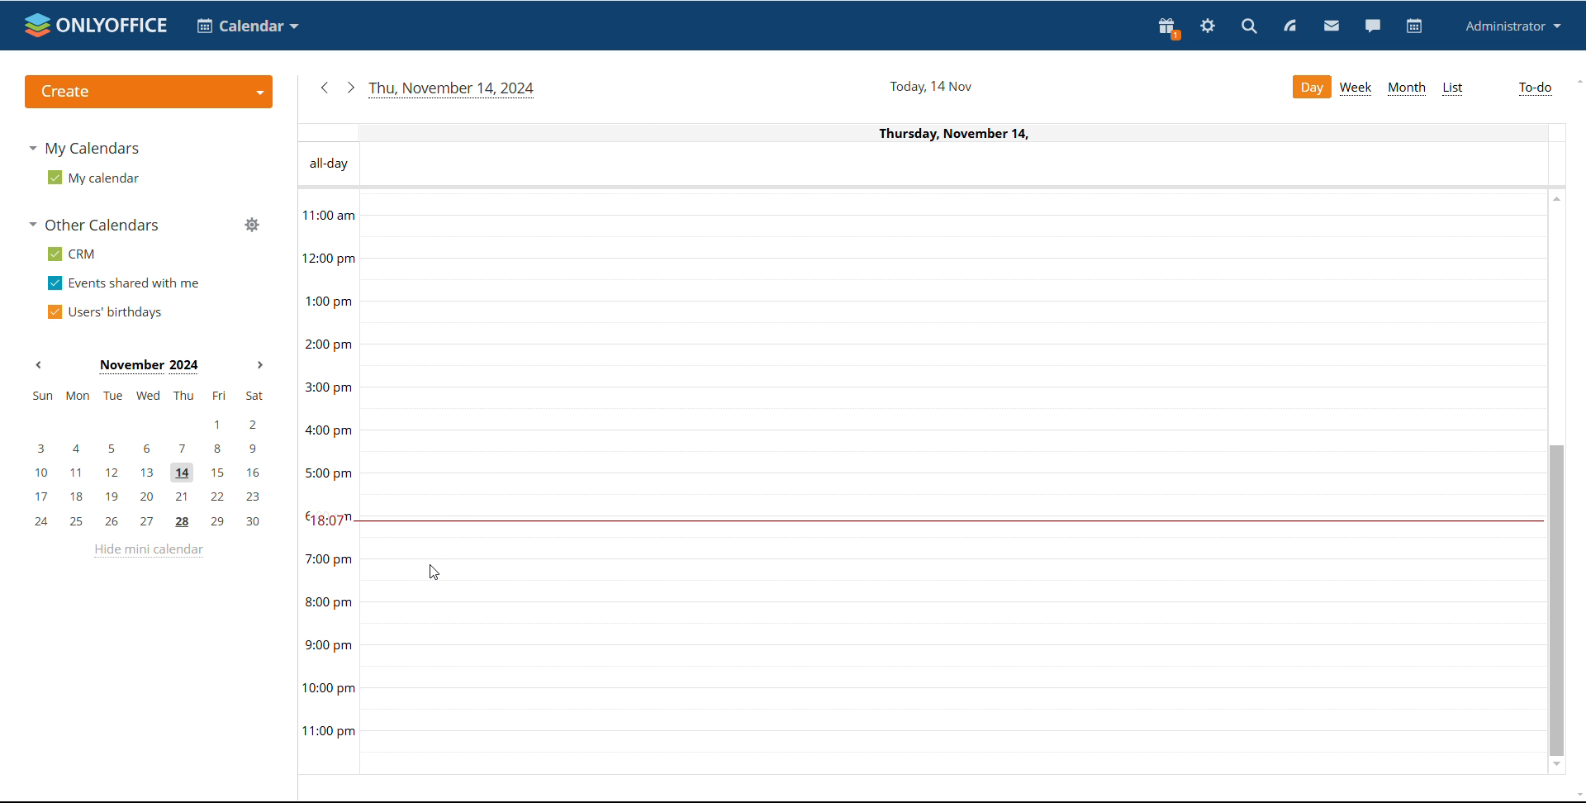  Describe the element at coordinates (1413, 27) in the screenshot. I see `calendar` at that location.